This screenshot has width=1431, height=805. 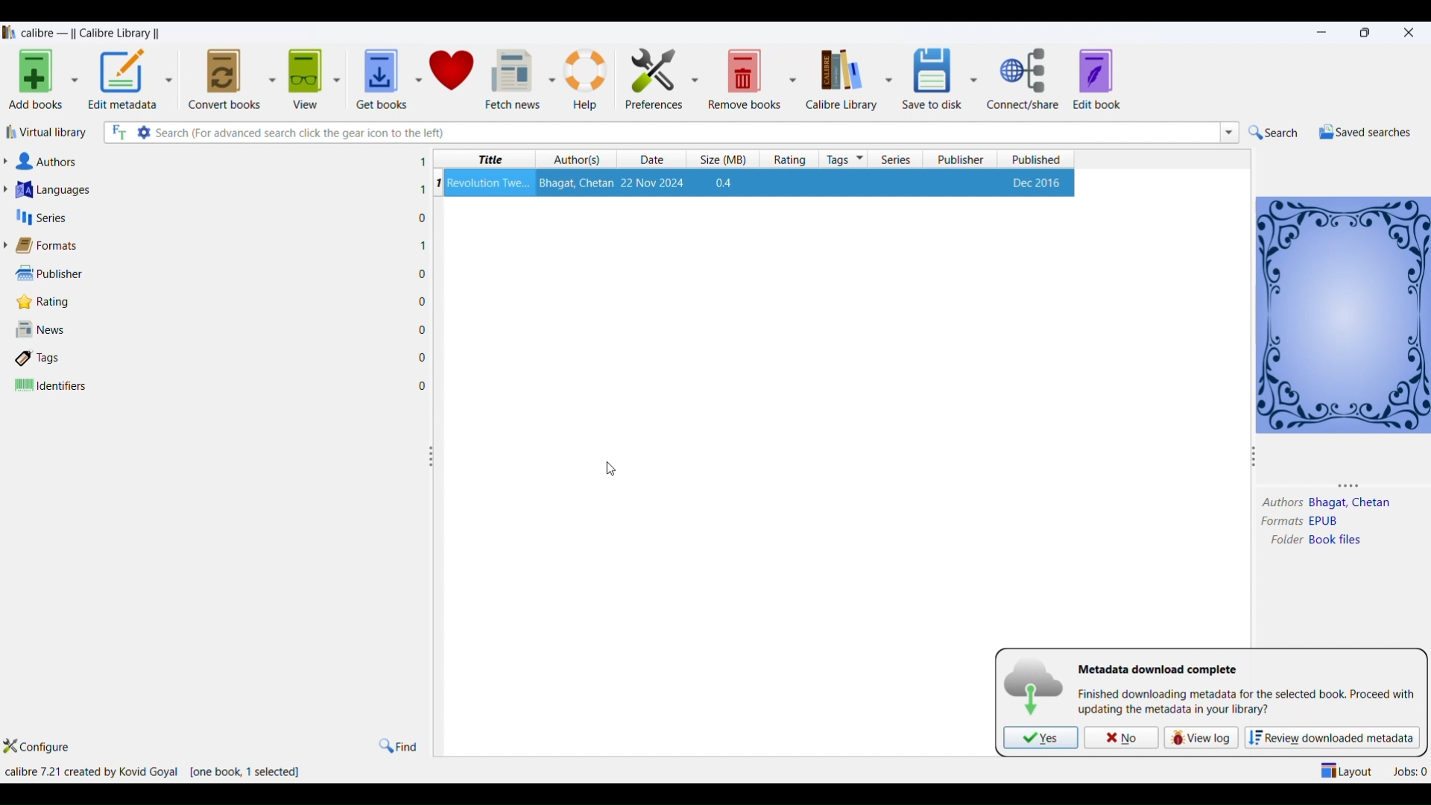 I want to click on fetch news, so click(x=513, y=78).